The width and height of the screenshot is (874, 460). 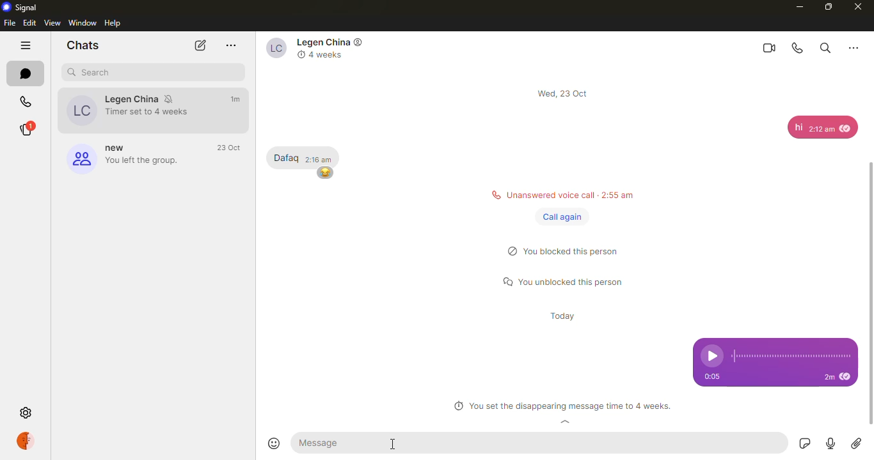 What do you see at coordinates (25, 130) in the screenshot?
I see `stories` at bounding box center [25, 130].